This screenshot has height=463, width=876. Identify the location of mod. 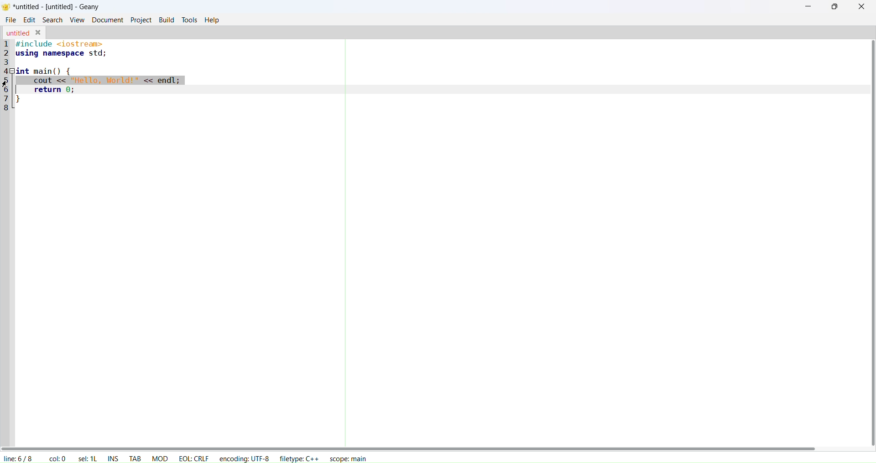
(160, 458).